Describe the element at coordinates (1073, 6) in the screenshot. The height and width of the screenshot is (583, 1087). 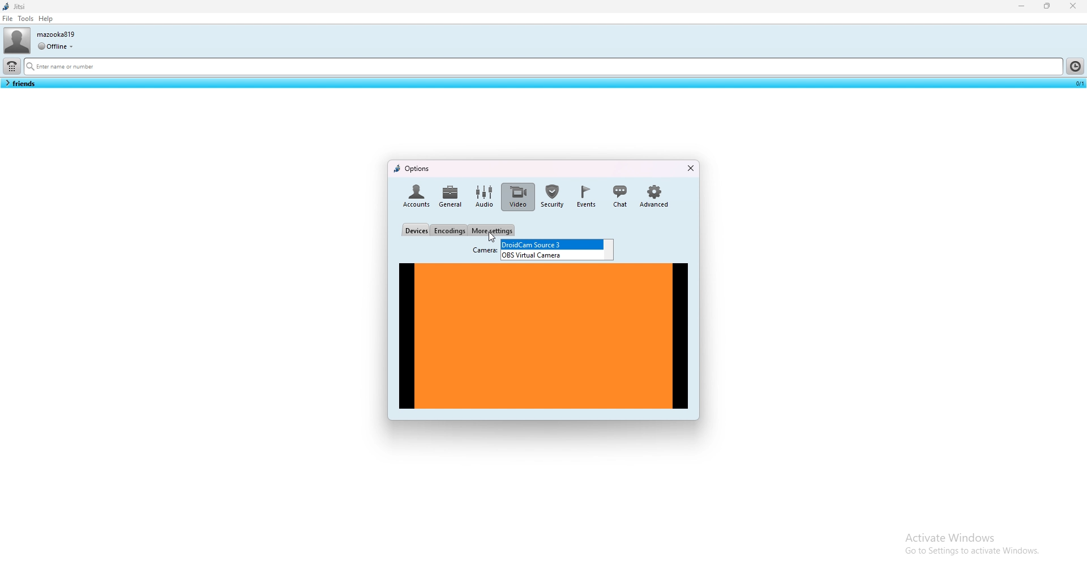
I see `close` at that location.